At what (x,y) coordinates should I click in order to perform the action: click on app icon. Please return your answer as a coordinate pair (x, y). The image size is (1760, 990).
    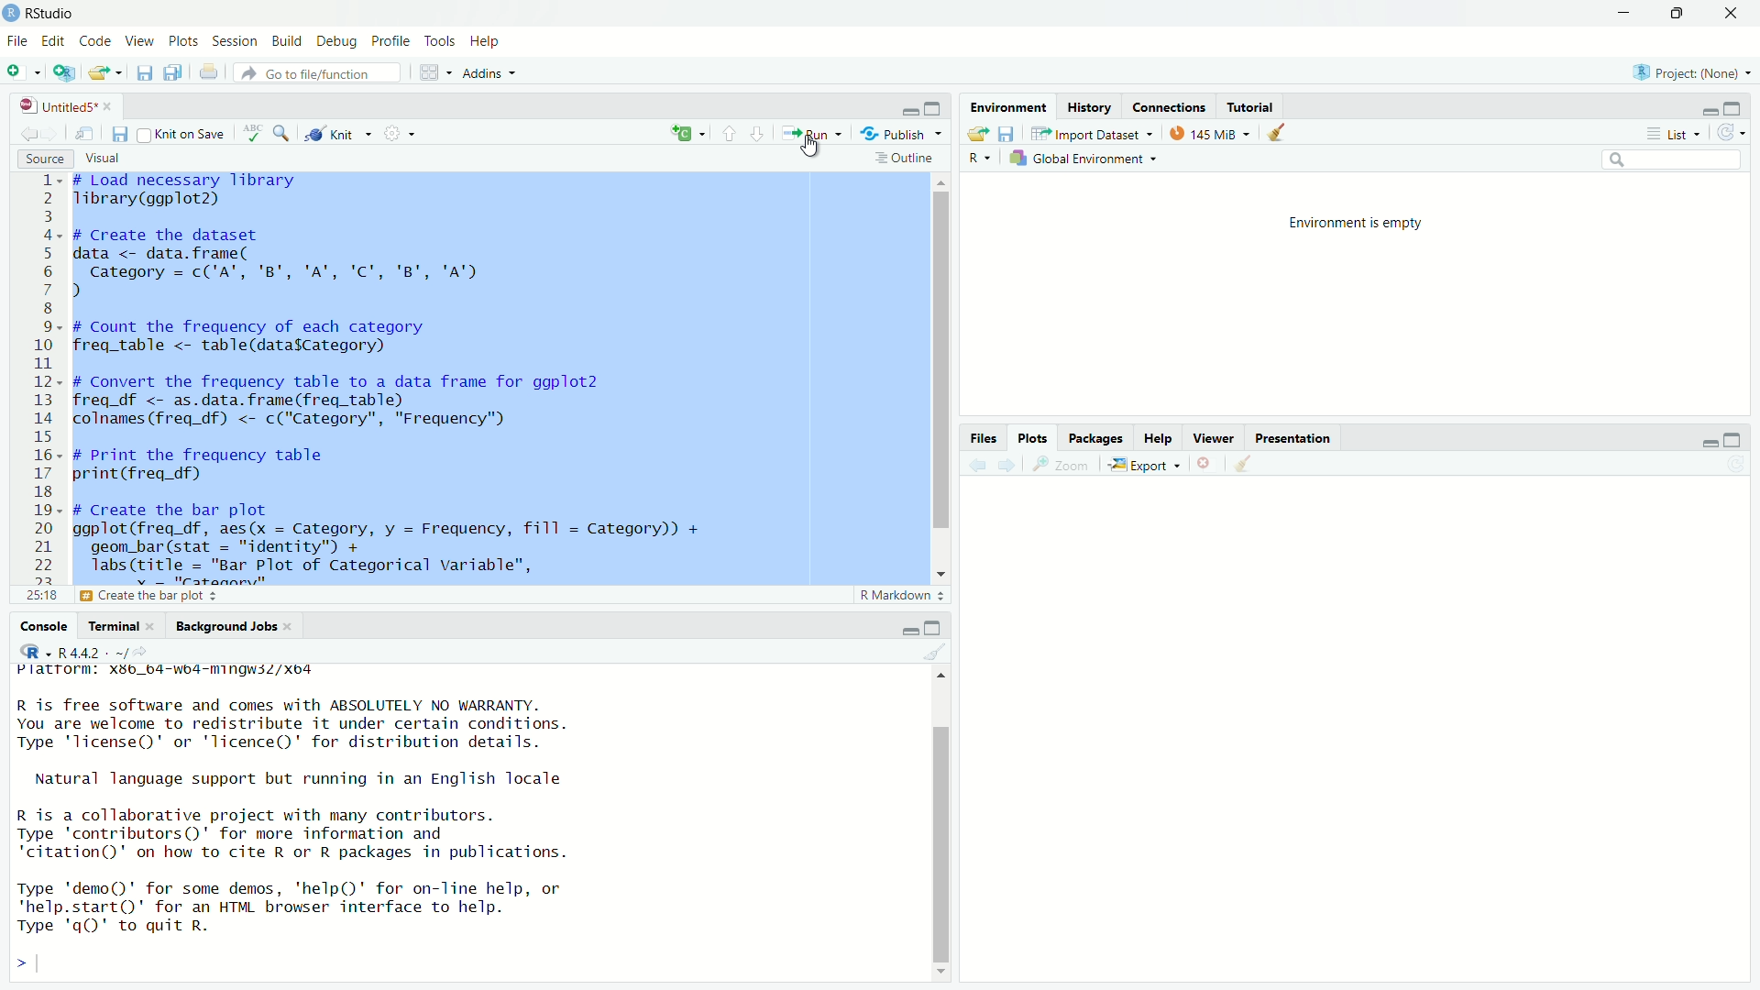
    Looking at the image, I should click on (11, 14).